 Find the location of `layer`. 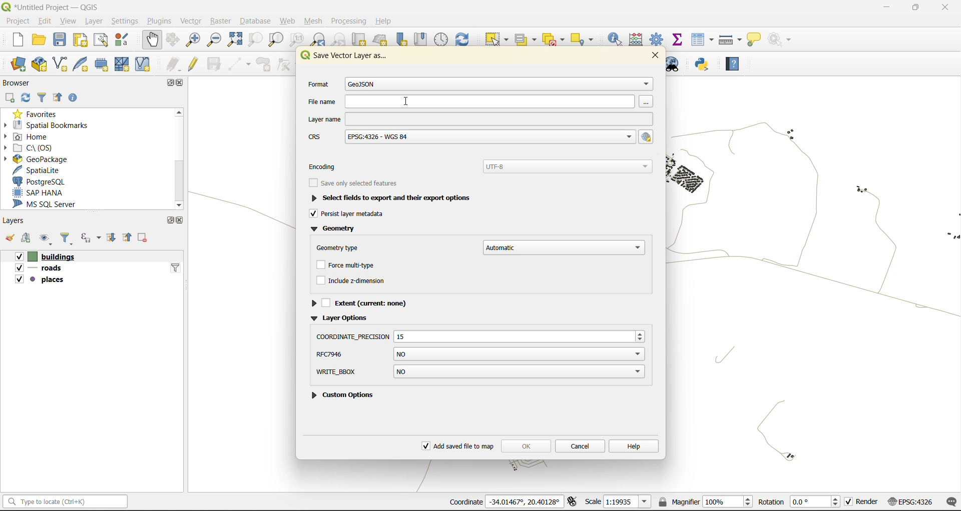

layer is located at coordinates (93, 21).